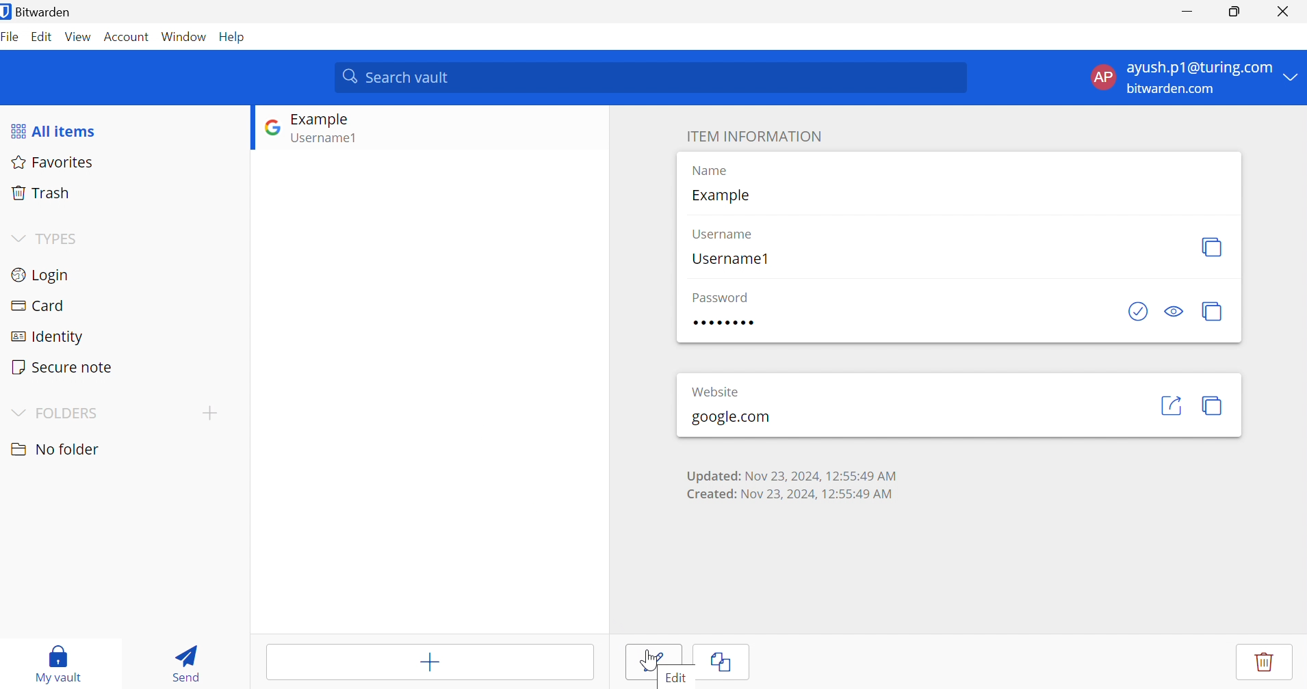 Image resolution: width=1307 pixels, height=689 pixels. I want to click on Close, so click(1282, 10).